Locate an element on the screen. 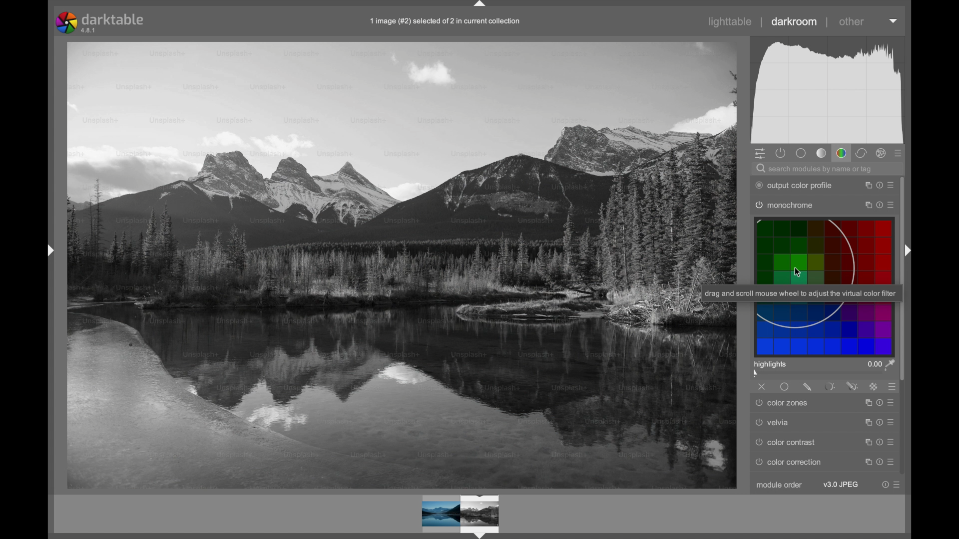  reset is located at coordinates (884, 485).